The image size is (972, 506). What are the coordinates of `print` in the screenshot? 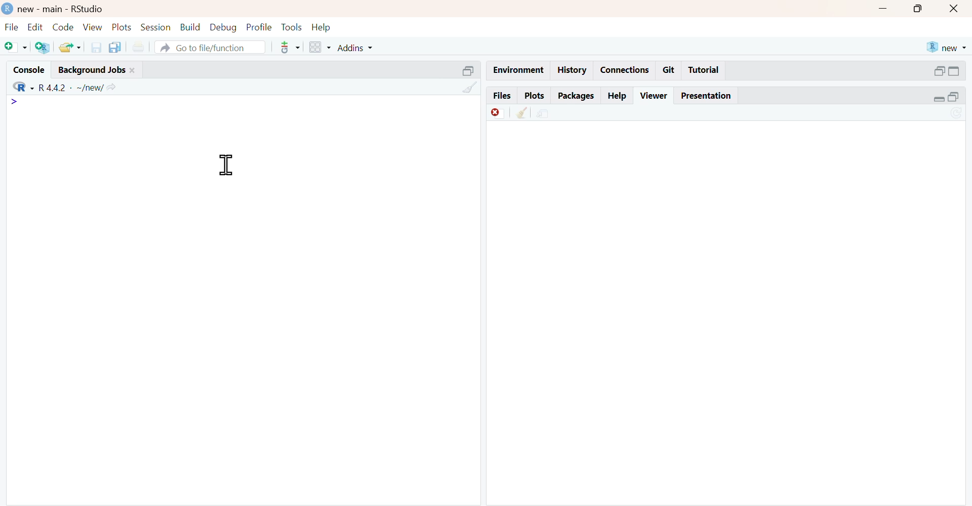 It's located at (140, 48).